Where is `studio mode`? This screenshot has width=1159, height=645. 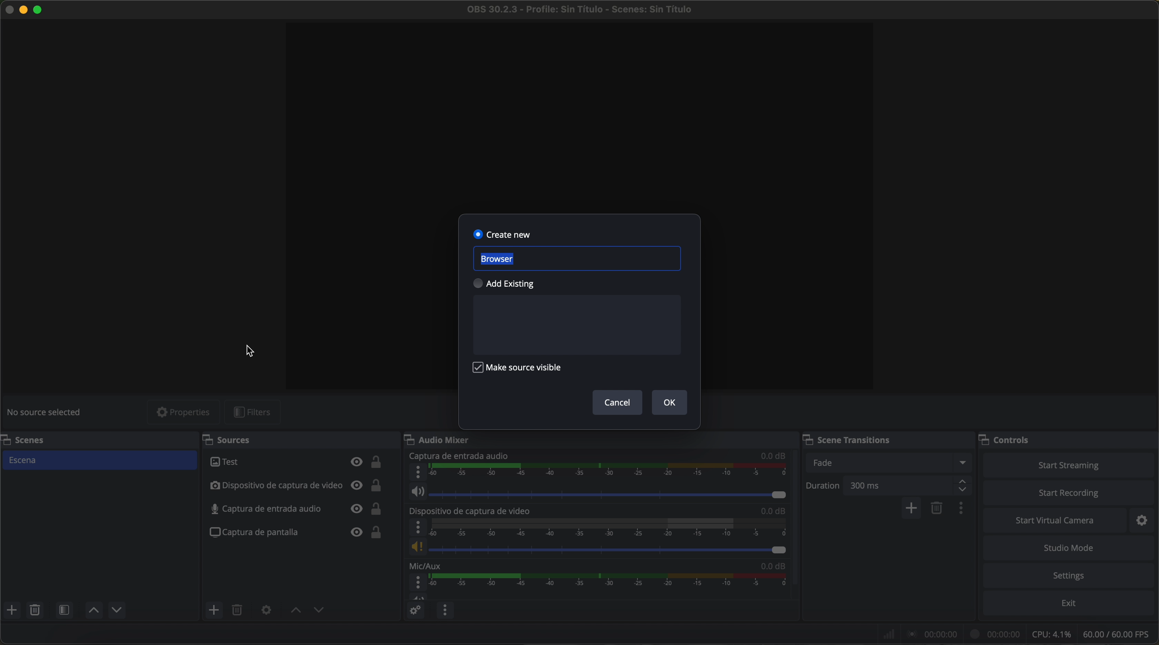
studio mode is located at coordinates (1071, 549).